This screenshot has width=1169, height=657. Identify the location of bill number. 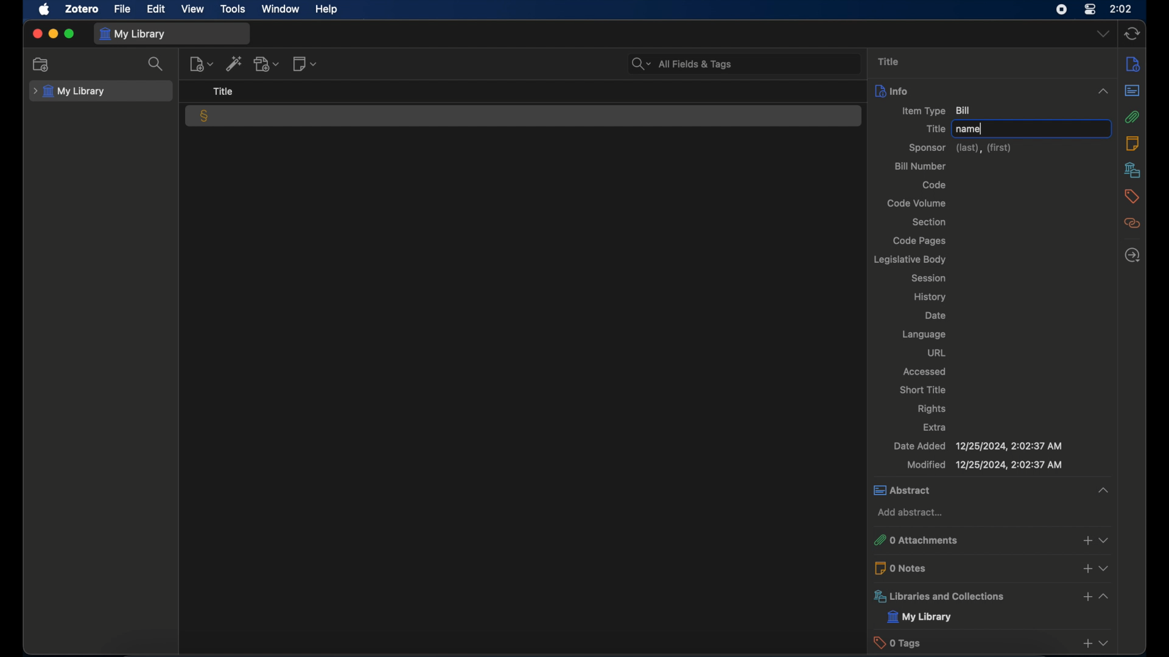
(919, 167).